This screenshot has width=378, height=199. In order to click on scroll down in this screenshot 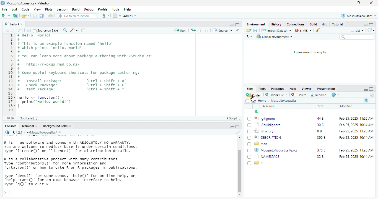, I will do `click(239, 195)`.